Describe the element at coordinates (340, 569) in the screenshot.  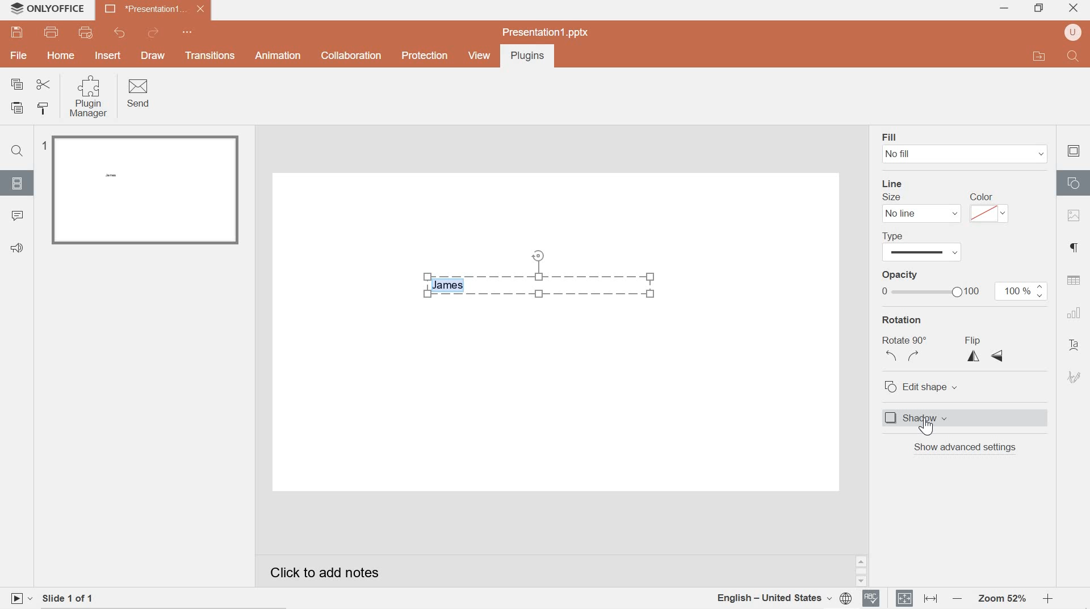
I see `Click to add notes` at that location.